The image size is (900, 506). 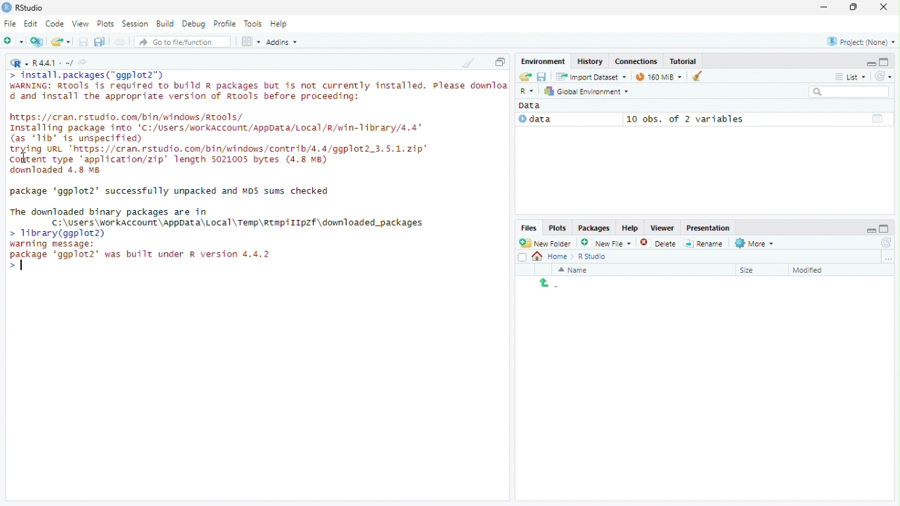 What do you see at coordinates (84, 62) in the screenshot?
I see `View current working directory` at bounding box center [84, 62].